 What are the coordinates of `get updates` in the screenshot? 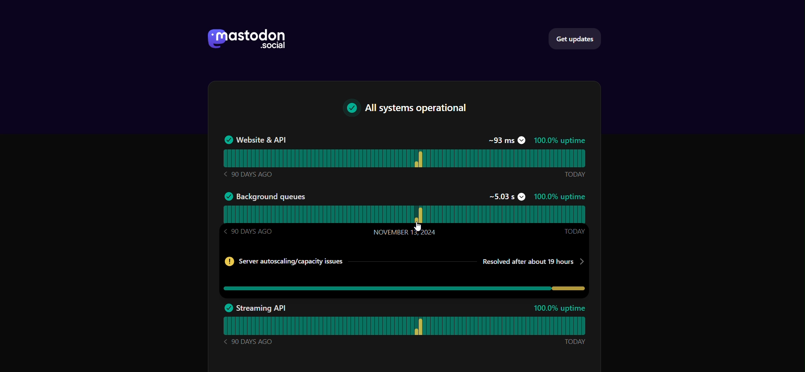 It's located at (574, 39).